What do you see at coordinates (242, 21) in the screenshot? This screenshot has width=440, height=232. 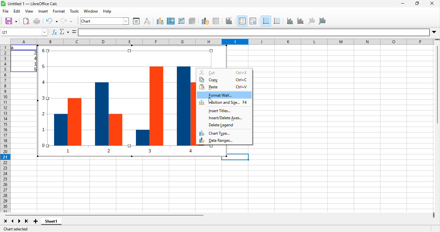 I see `legend on/off` at bounding box center [242, 21].